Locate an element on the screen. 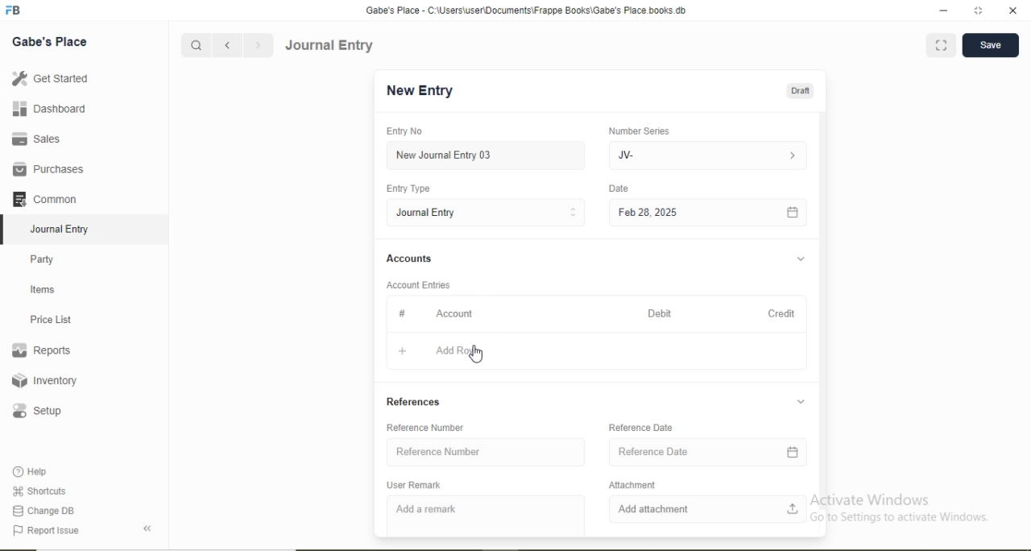 The width and height of the screenshot is (1031, 551). Journal Entry is located at coordinates (330, 45).